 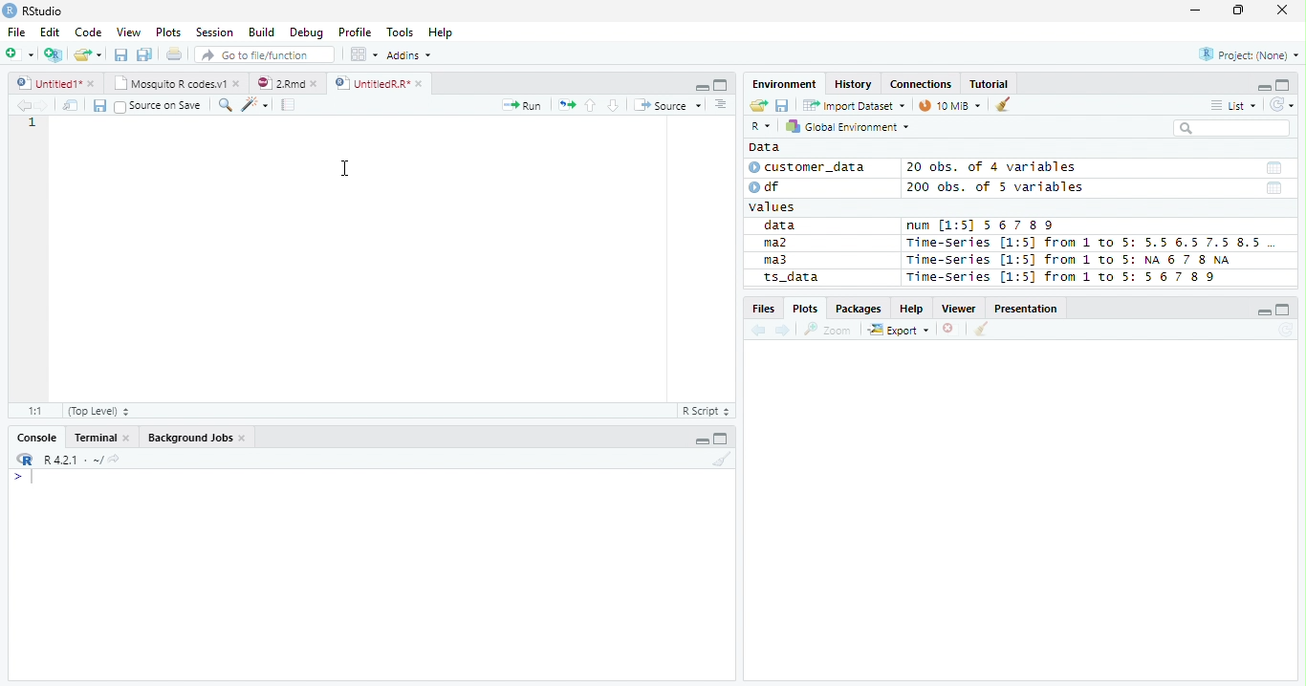 I want to click on Build, so click(x=264, y=33).